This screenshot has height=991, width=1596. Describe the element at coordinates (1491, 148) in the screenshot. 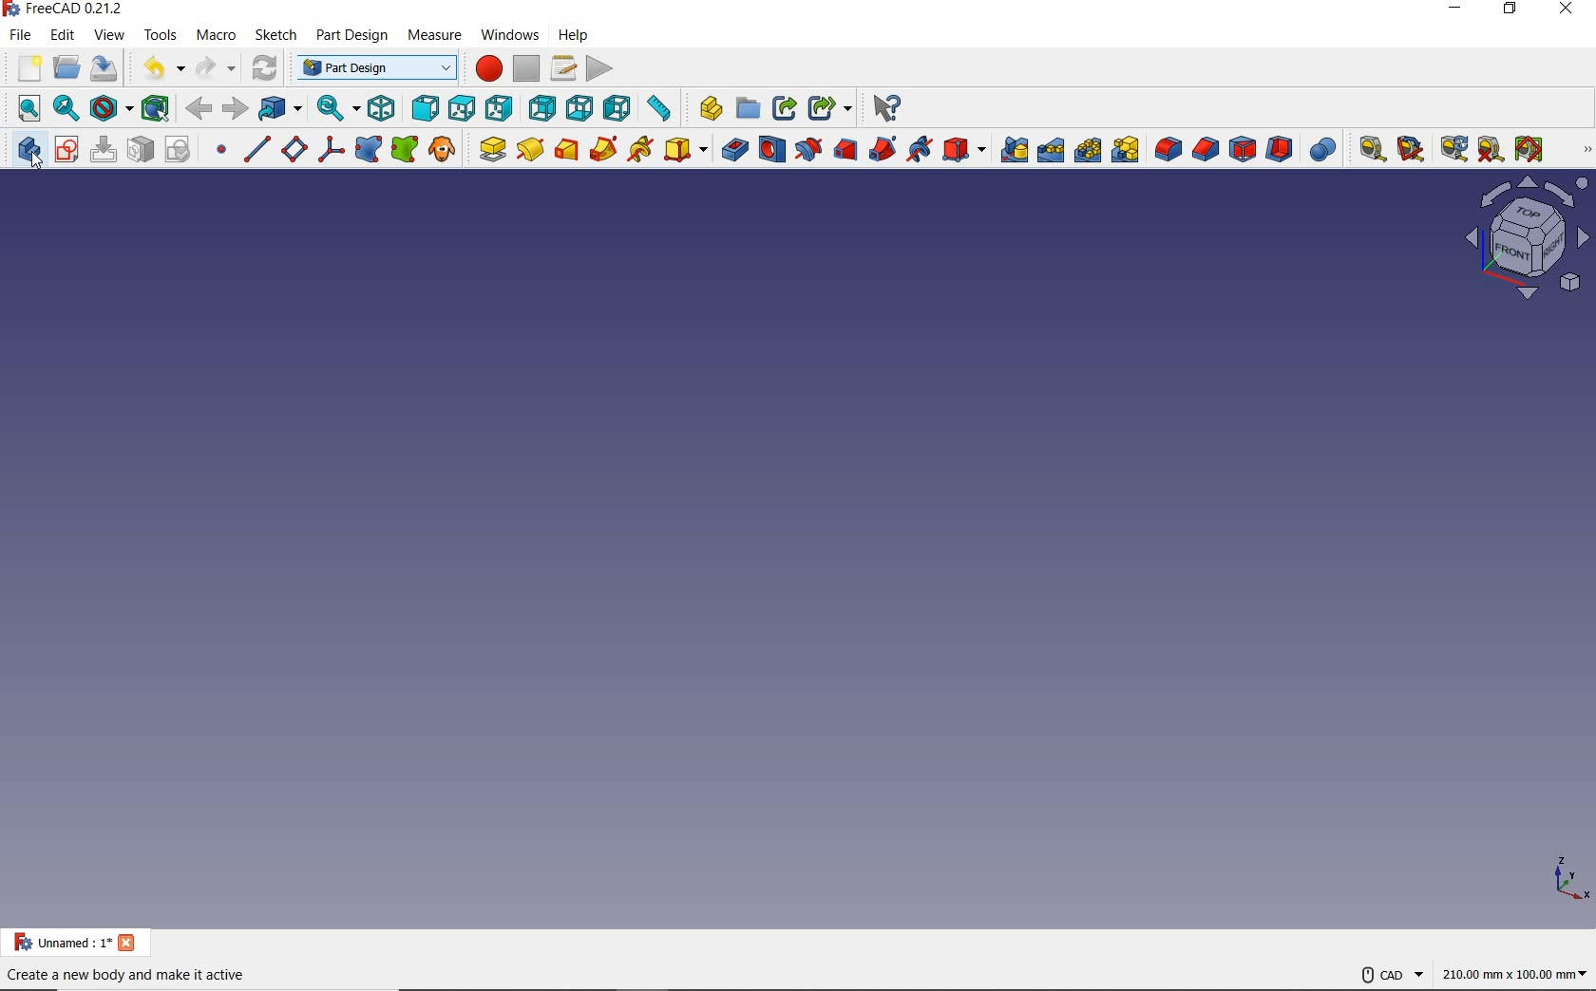

I see `TOGGLE 3D` at that location.